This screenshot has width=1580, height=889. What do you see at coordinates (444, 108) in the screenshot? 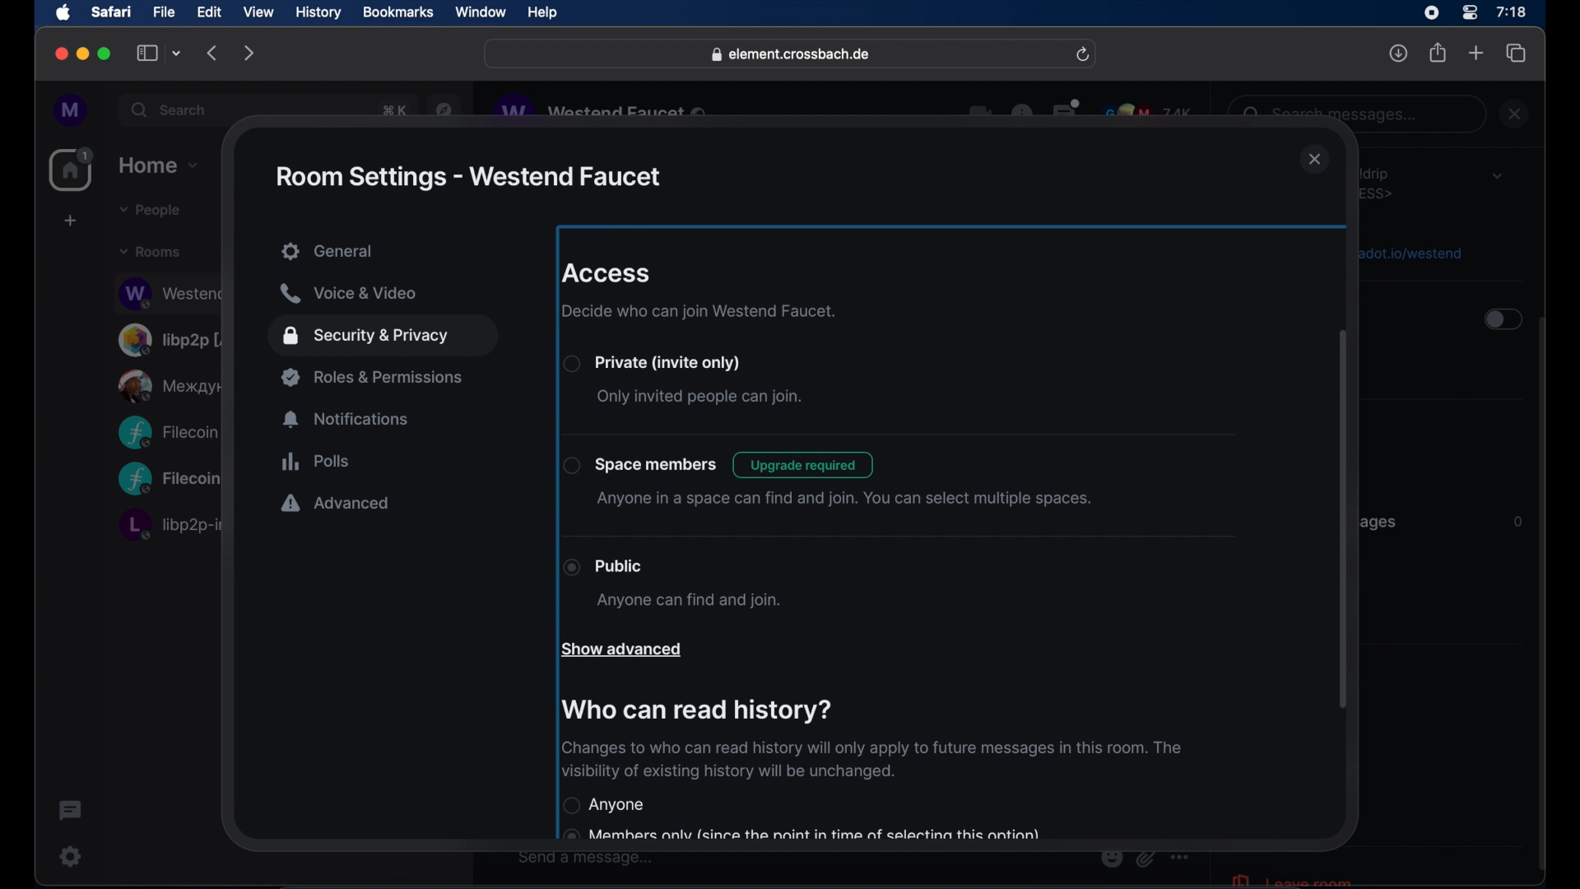
I see `navigation` at bounding box center [444, 108].